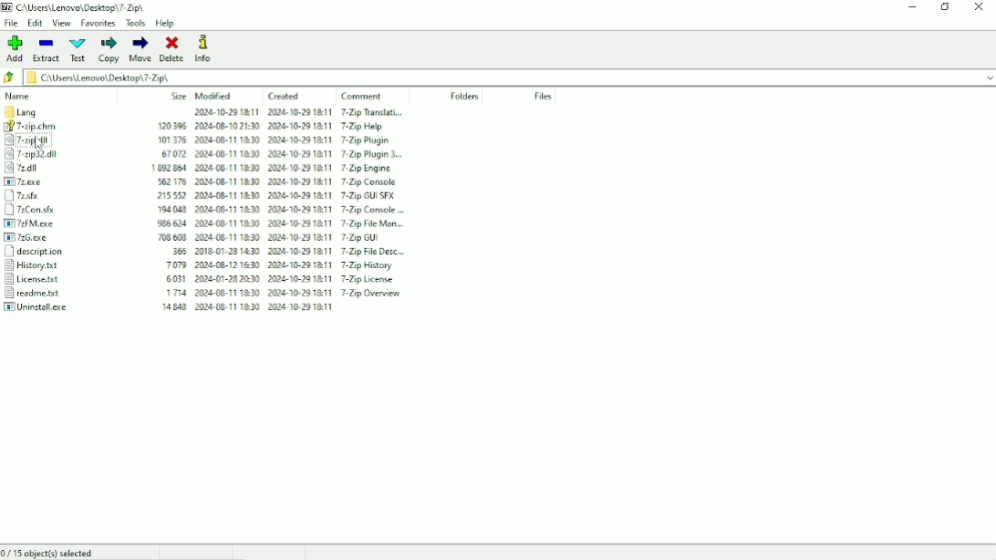  What do you see at coordinates (284, 97) in the screenshot?
I see `Created` at bounding box center [284, 97].